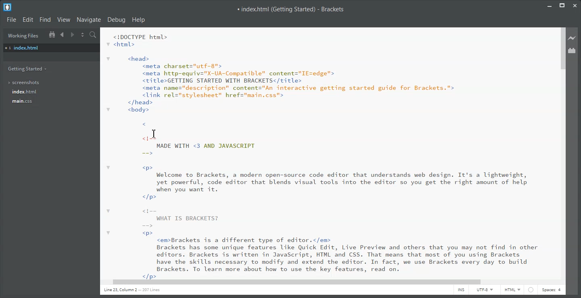 Image resolution: width=581 pixels, height=298 pixels. What do you see at coordinates (25, 92) in the screenshot?
I see `index.html` at bounding box center [25, 92].